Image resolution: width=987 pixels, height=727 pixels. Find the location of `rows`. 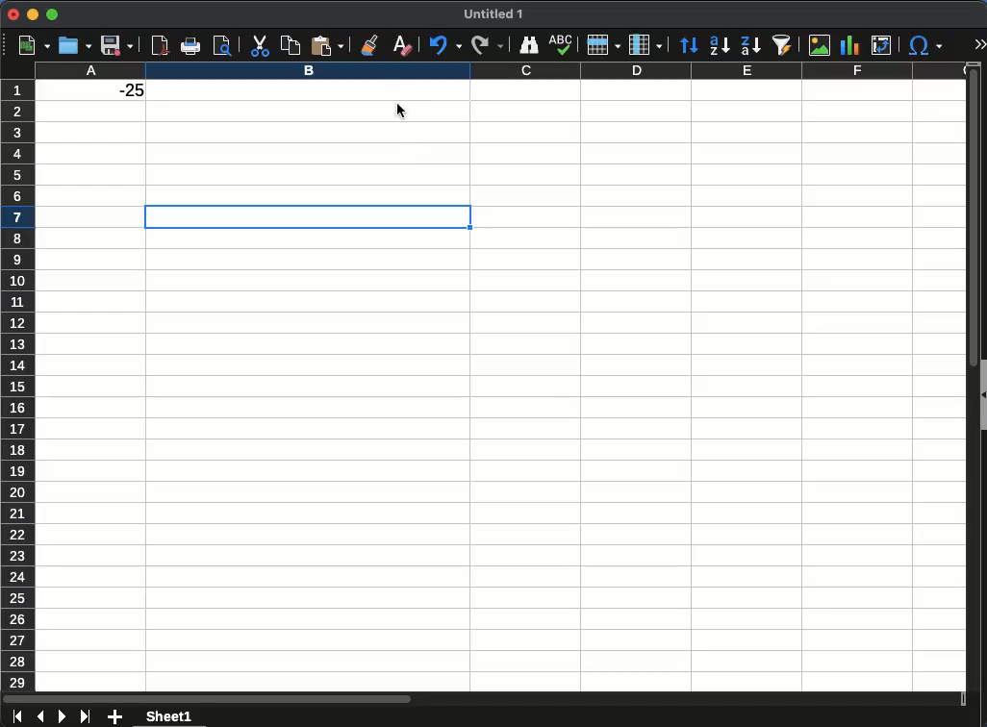

rows is located at coordinates (18, 382).